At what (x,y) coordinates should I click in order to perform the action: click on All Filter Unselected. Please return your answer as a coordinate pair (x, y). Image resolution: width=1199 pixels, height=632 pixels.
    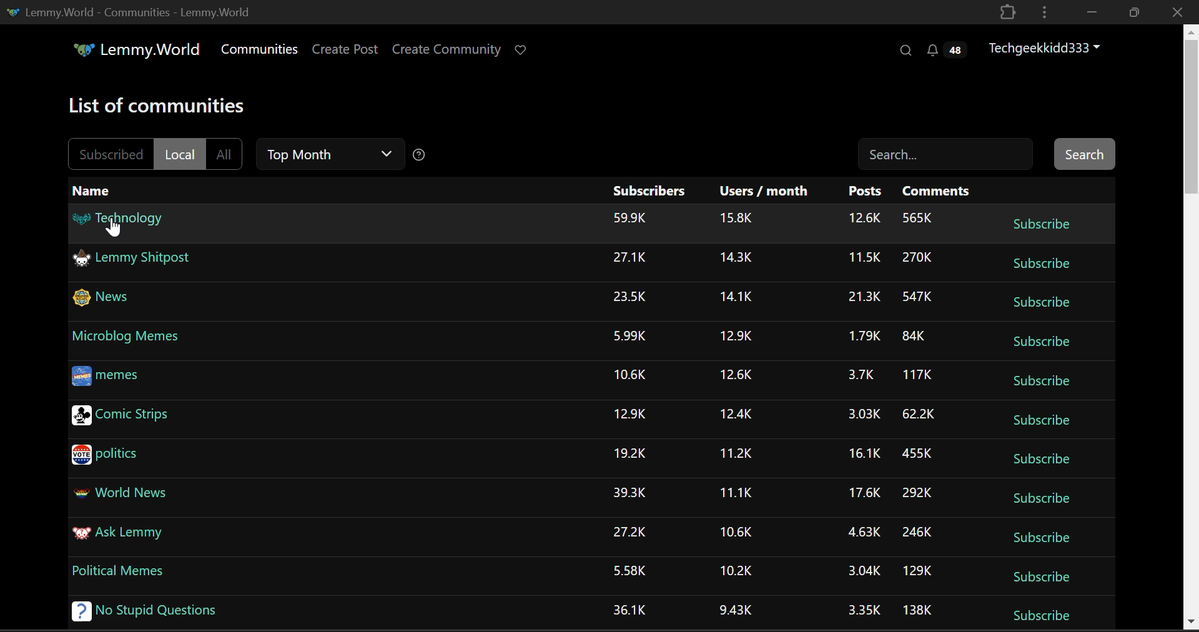
    Looking at the image, I should click on (224, 154).